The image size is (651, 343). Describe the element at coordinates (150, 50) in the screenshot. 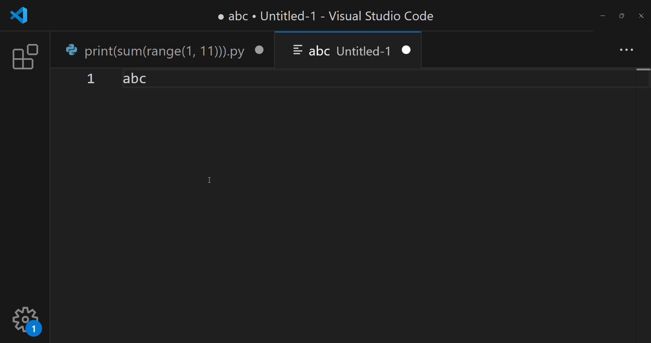

I see `print(sum(range(1, 11))).py` at that location.